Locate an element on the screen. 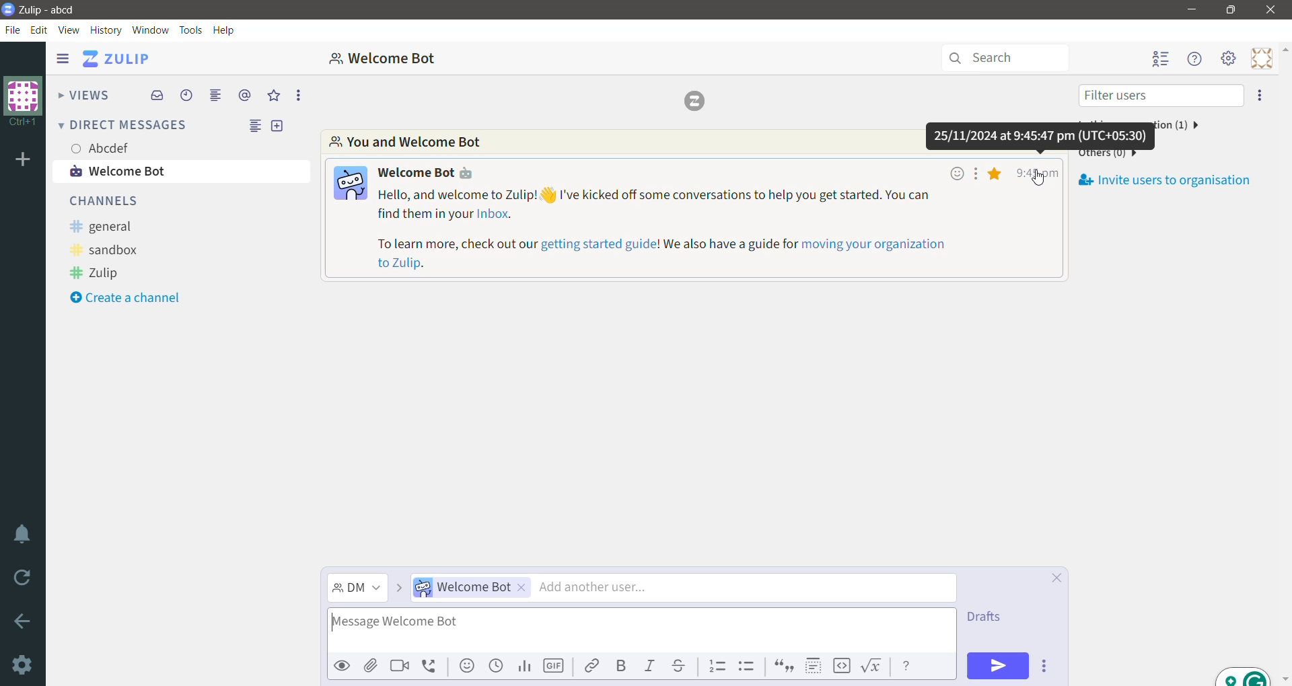 Image resolution: width=1292 pixels, height=686 pixels. Vertical Scroll Bar is located at coordinates (1284, 362).